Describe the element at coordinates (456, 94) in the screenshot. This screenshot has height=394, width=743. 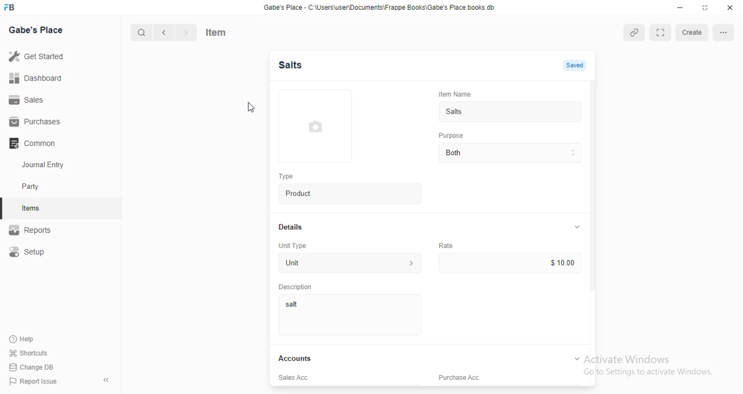
I see `Item Name` at that location.